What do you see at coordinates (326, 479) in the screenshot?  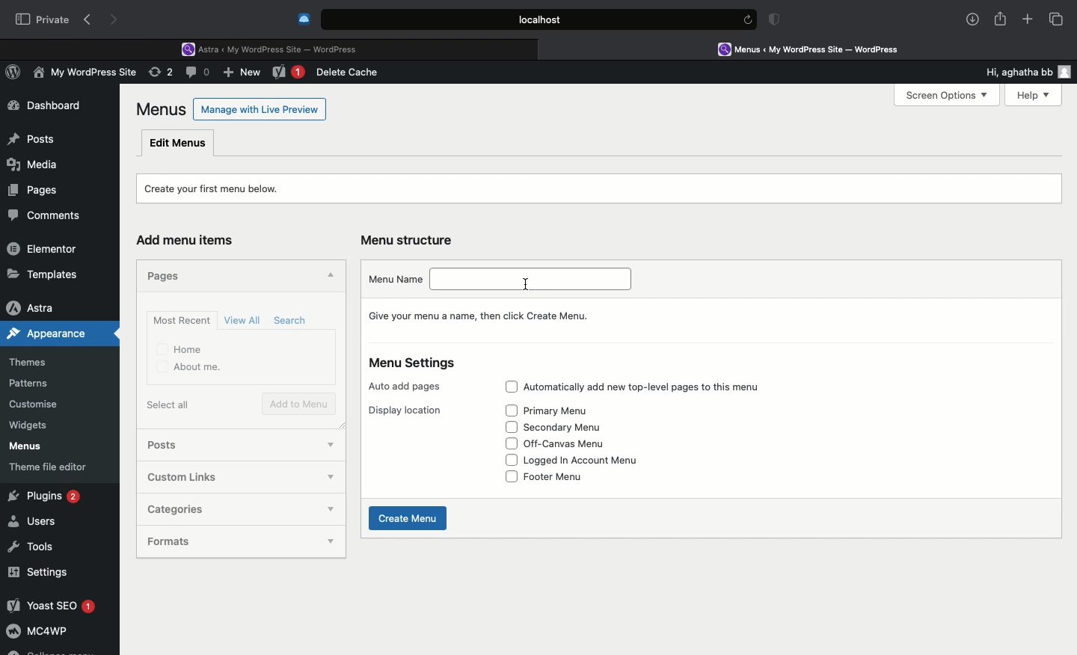 I see `show` at bounding box center [326, 479].